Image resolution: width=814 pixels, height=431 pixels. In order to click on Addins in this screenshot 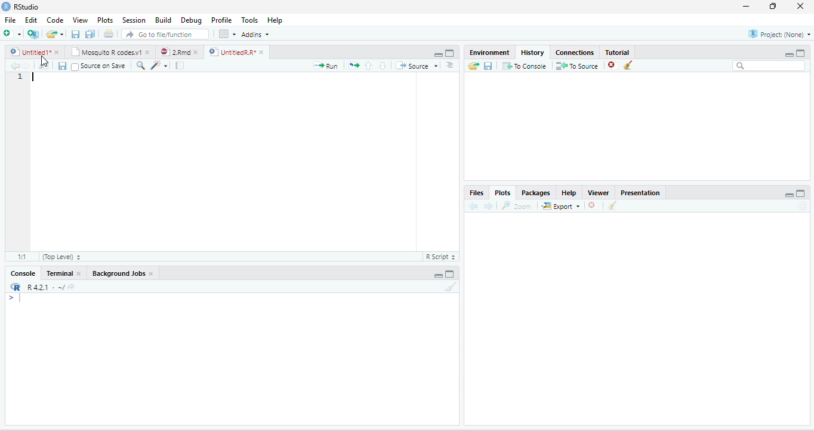, I will do `click(254, 34)`.